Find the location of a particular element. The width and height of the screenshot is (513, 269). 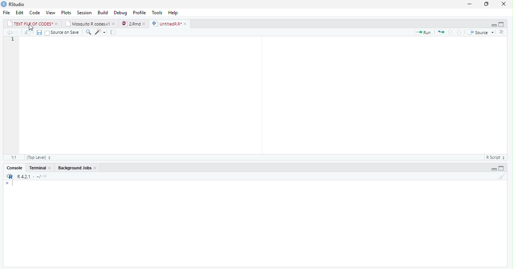

Source is located at coordinates (478, 33).